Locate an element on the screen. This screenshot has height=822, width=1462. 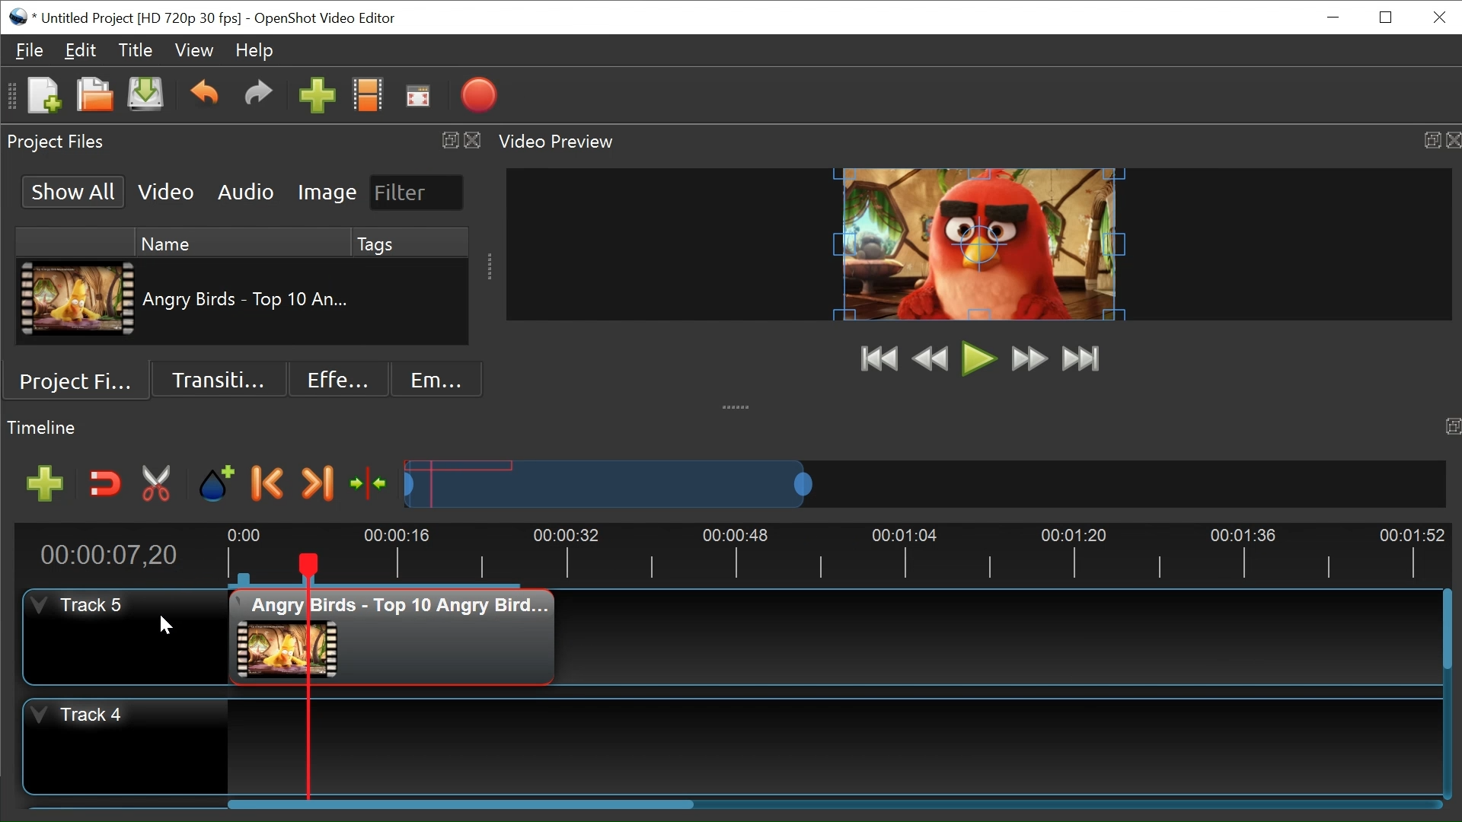
Emoji is located at coordinates (432, 380).